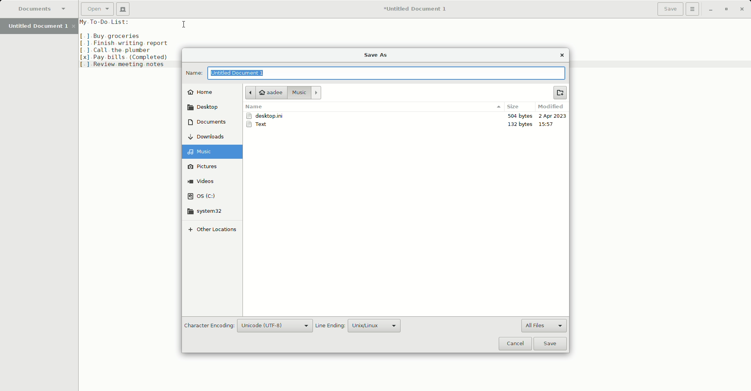 This screenshot has width=751, height=391. I want to click on Size, so click(516, 107).